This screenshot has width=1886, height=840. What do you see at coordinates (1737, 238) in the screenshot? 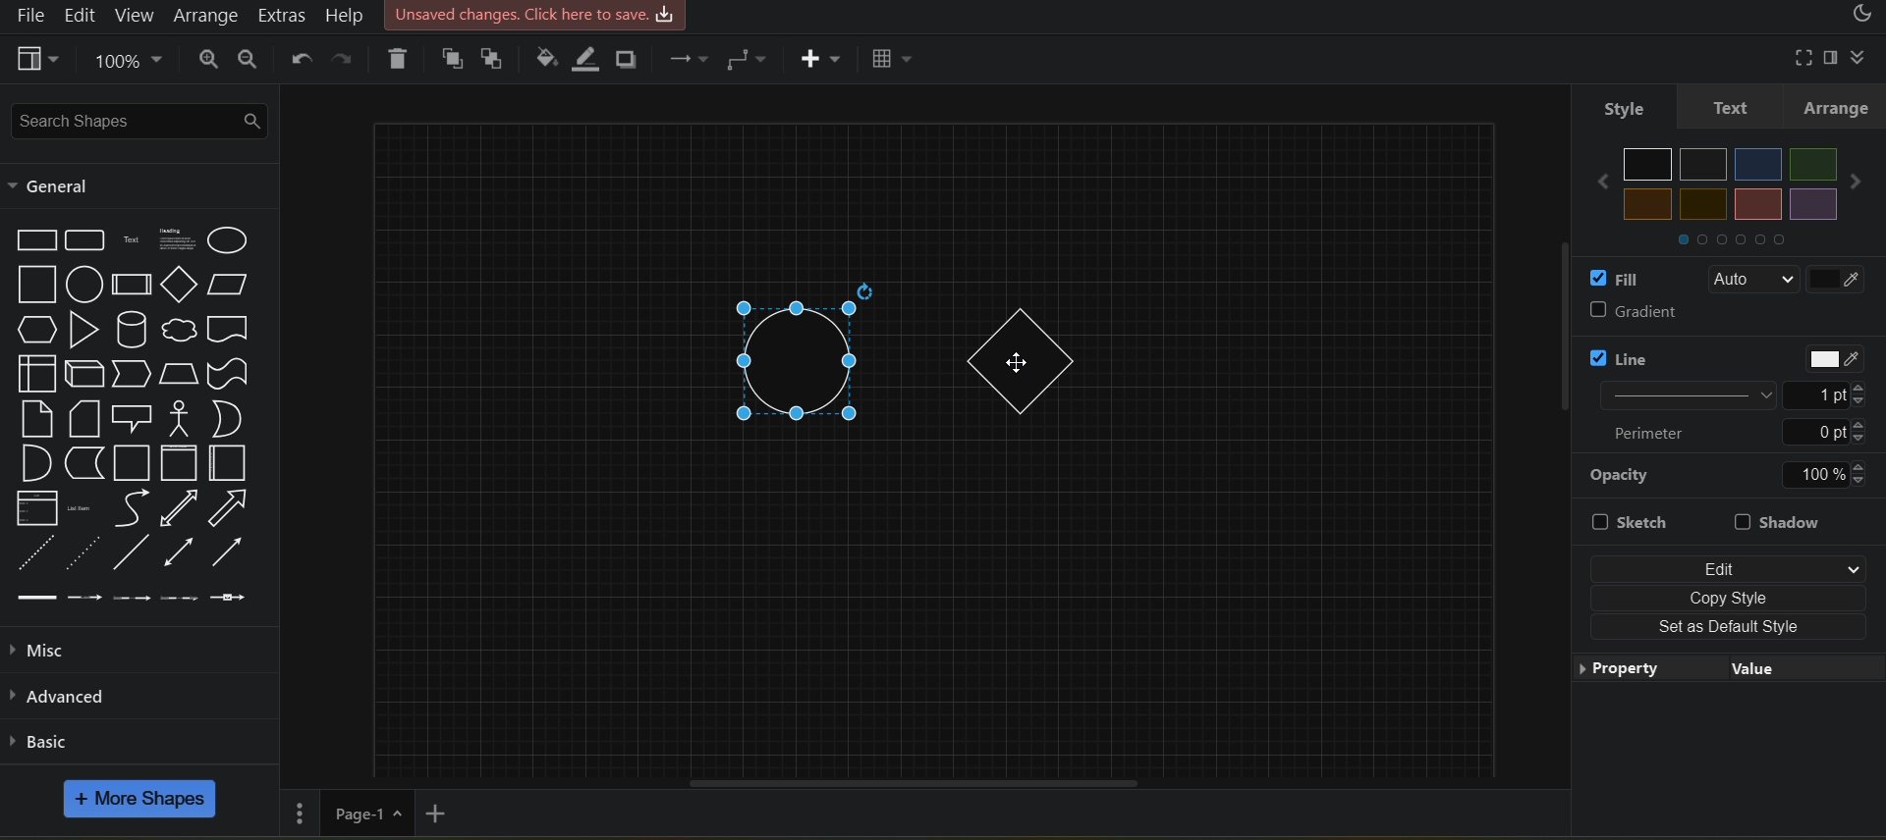
I see `` at bounding box center [1737, 238].